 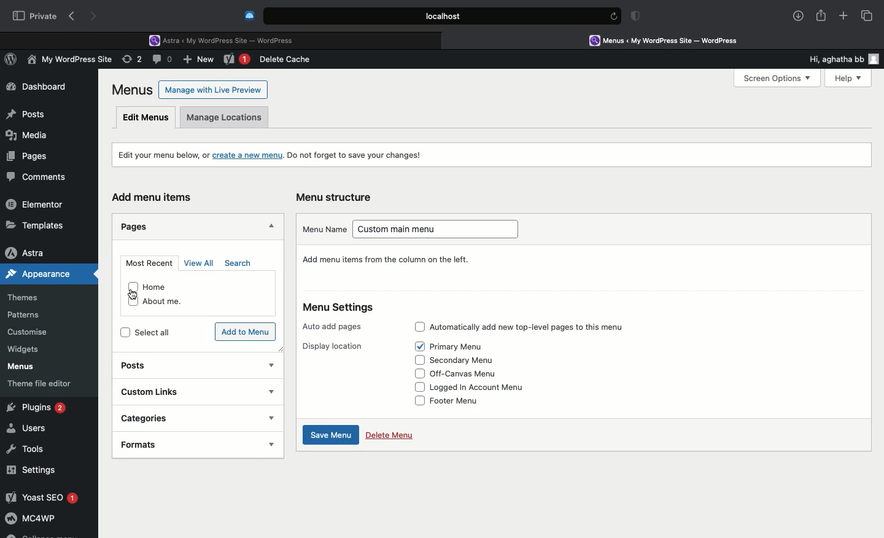 I want to click on Templates, so click(x=36, y=225).